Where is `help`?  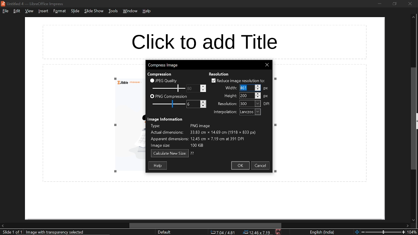
help is located at coordinates (158, 165).